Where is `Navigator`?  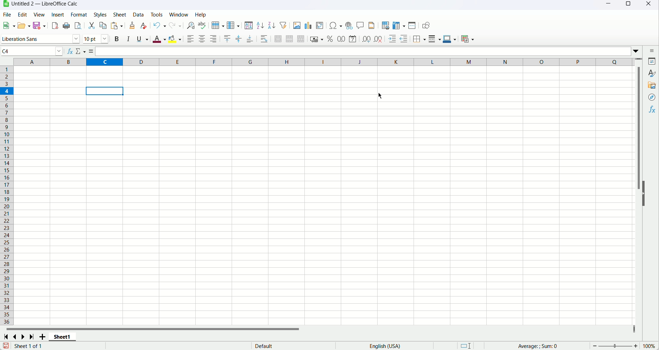
Navigator is located at coordinates (652, 98).